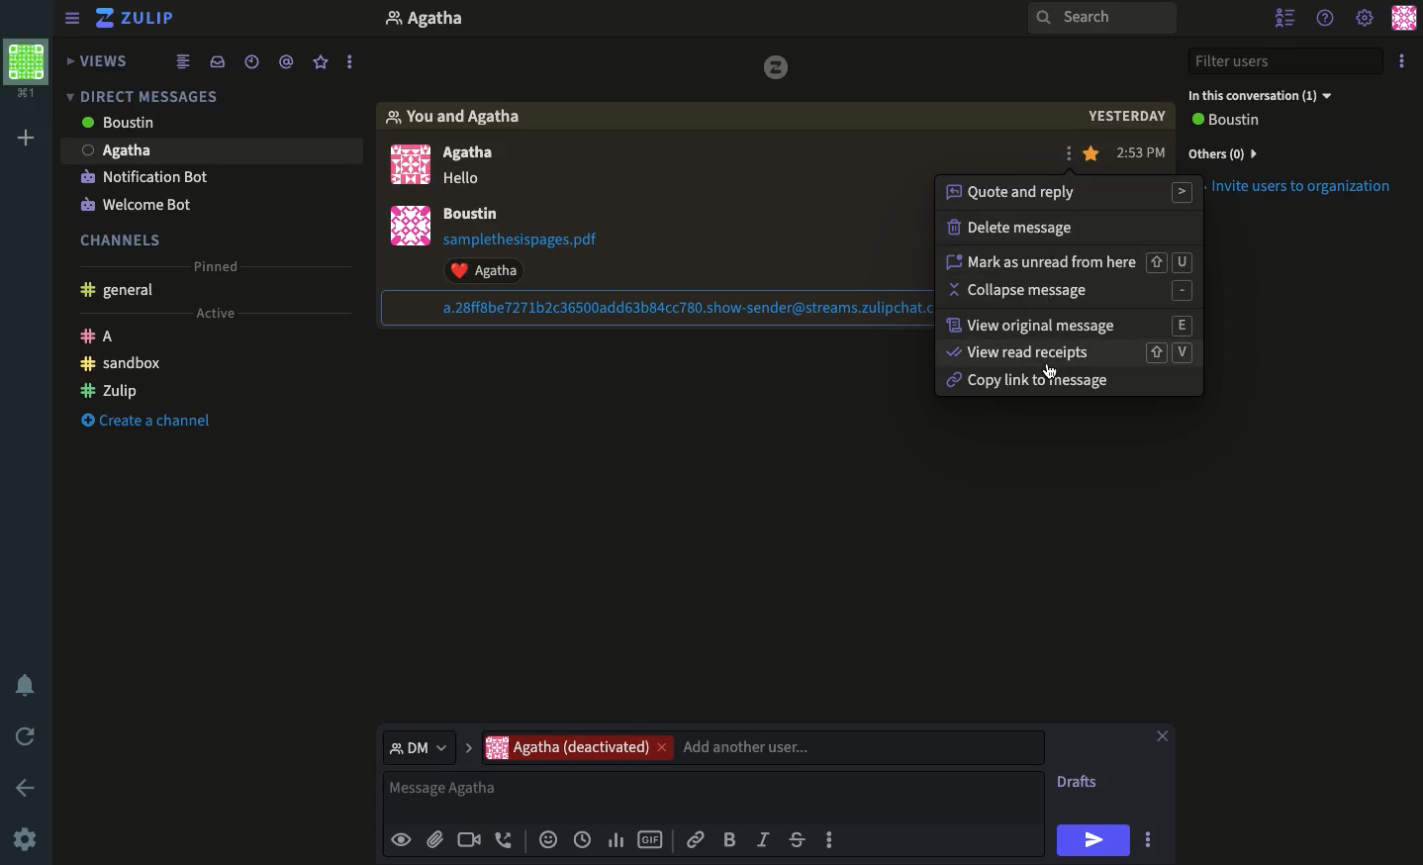  What do you see at coordinates (123, 364) in the screenshot?
I see `Sandbox` at bounding box center [123, 364].